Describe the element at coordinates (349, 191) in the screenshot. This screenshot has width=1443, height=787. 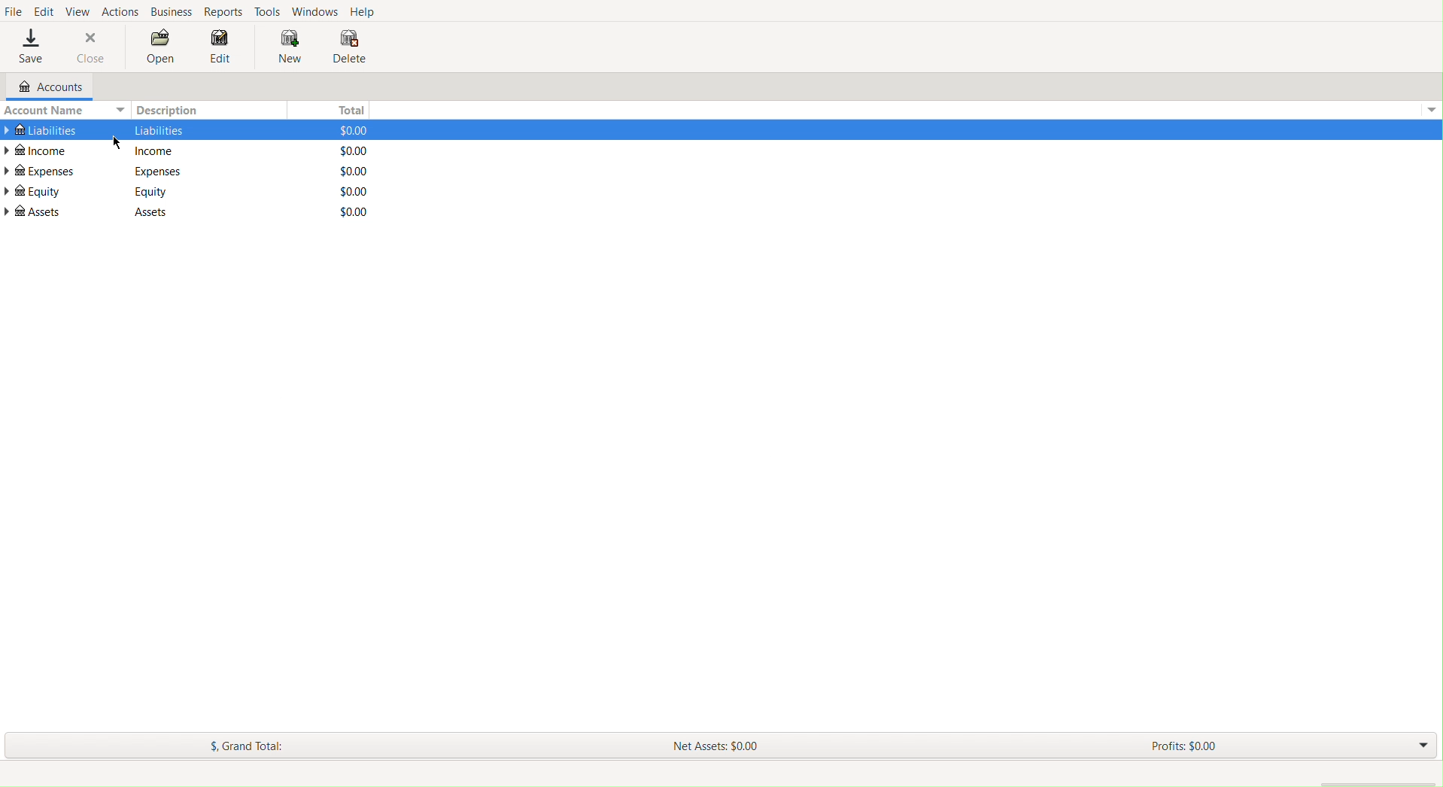
I see `$0.00` at that location.